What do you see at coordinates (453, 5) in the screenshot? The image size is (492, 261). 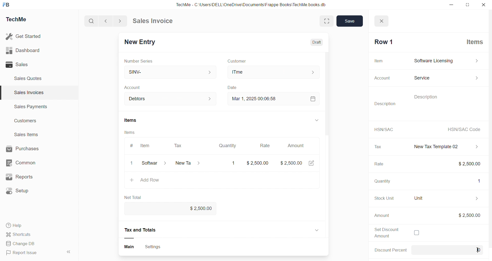 I see `Minimize` at bounding box center [453, 5].